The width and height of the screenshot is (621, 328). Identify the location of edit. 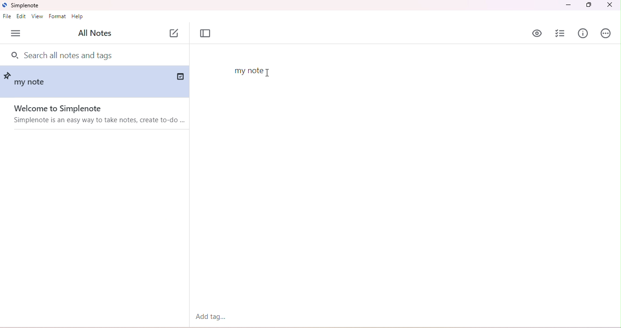
(22, 16).